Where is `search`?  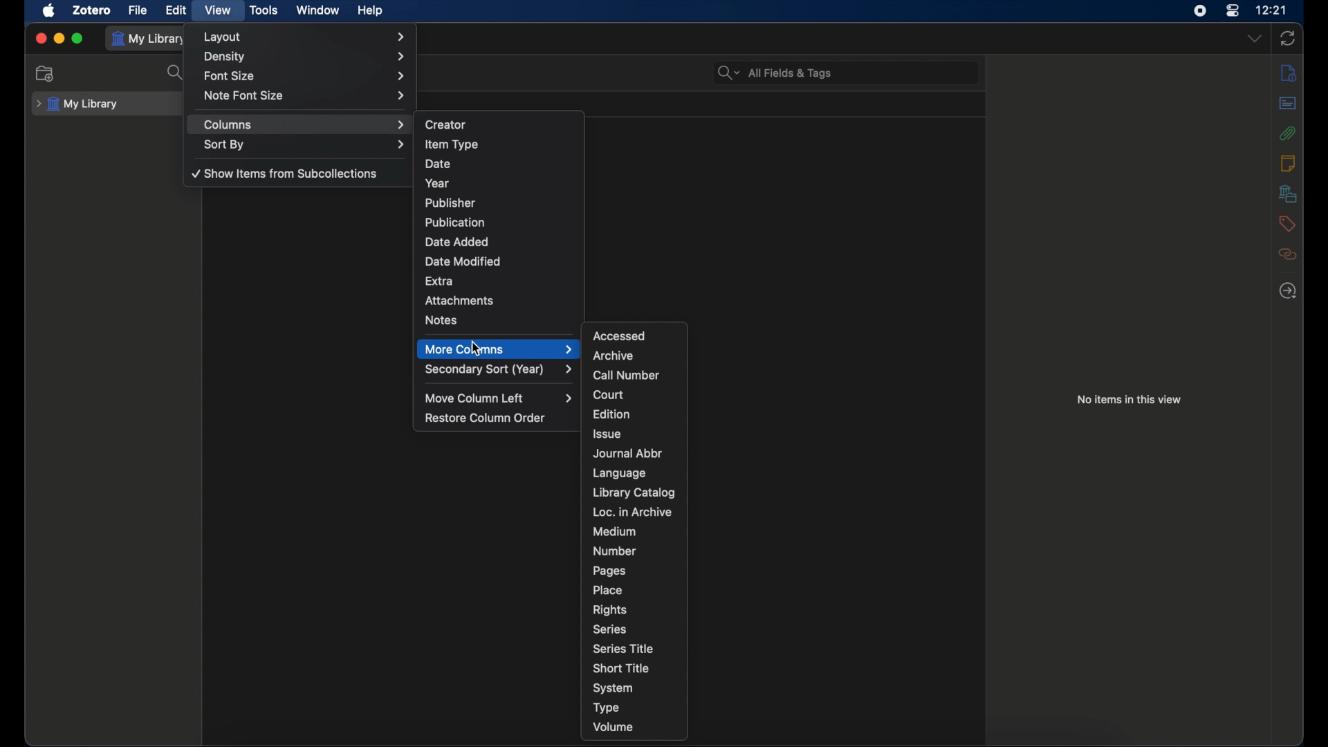
search is located at coordinates (176, 73).